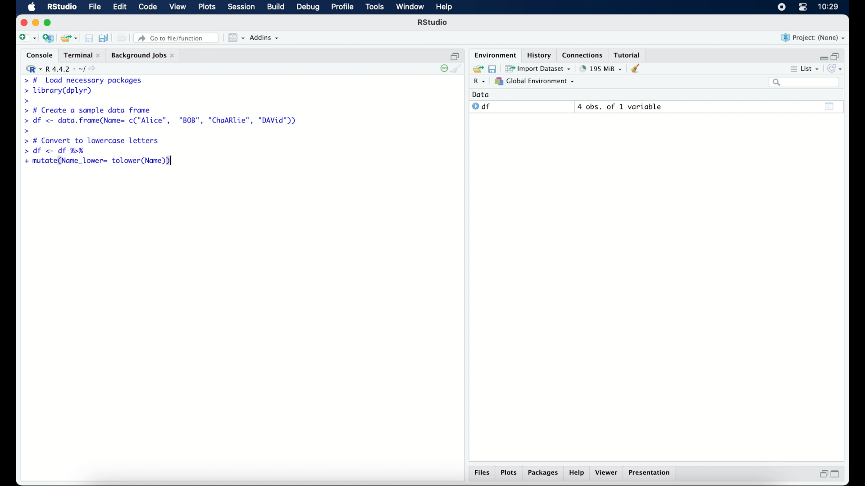  Describe the element at coordinates (838, 474) in the screenshot. I see `maximize` at that location.